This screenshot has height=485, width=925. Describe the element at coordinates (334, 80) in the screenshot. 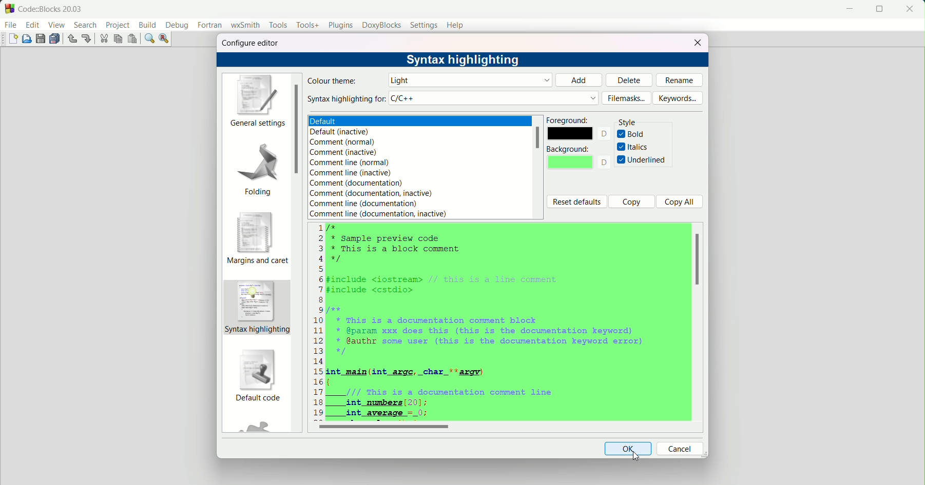

I see `colour theme` at that location.